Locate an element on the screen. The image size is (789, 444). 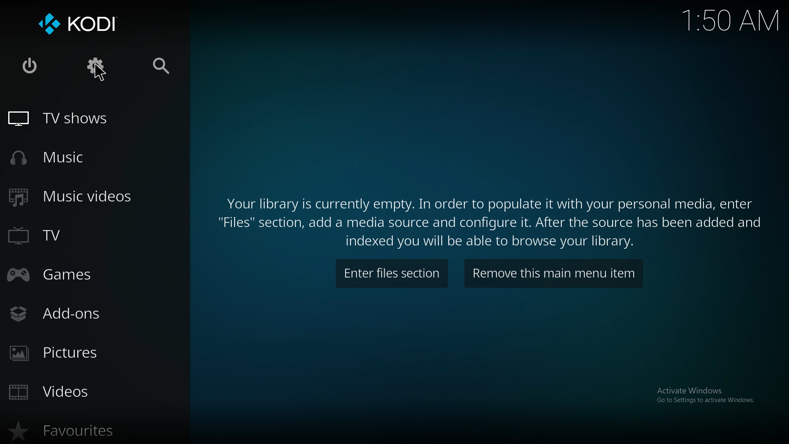
music videos is located at coordinates (73, 195).